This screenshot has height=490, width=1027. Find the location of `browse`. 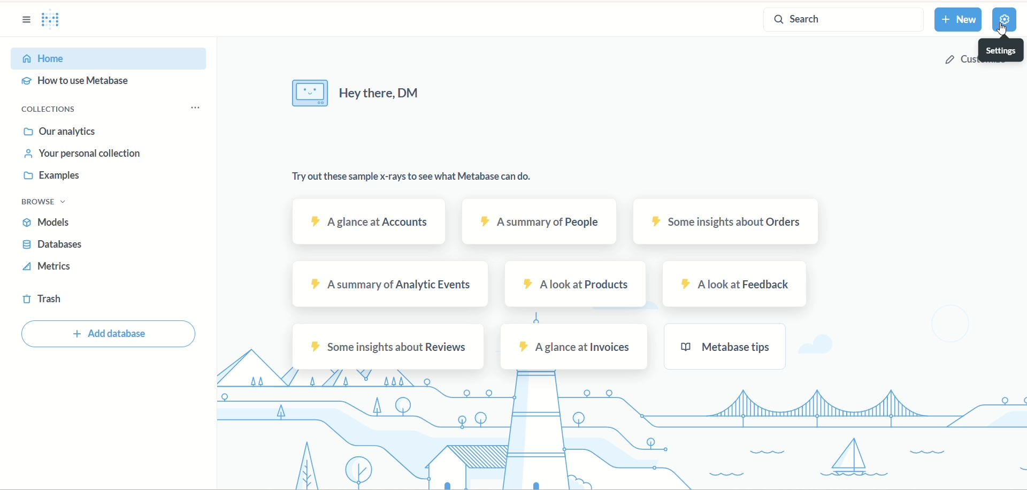

browse is located at coordinates (50, 202).